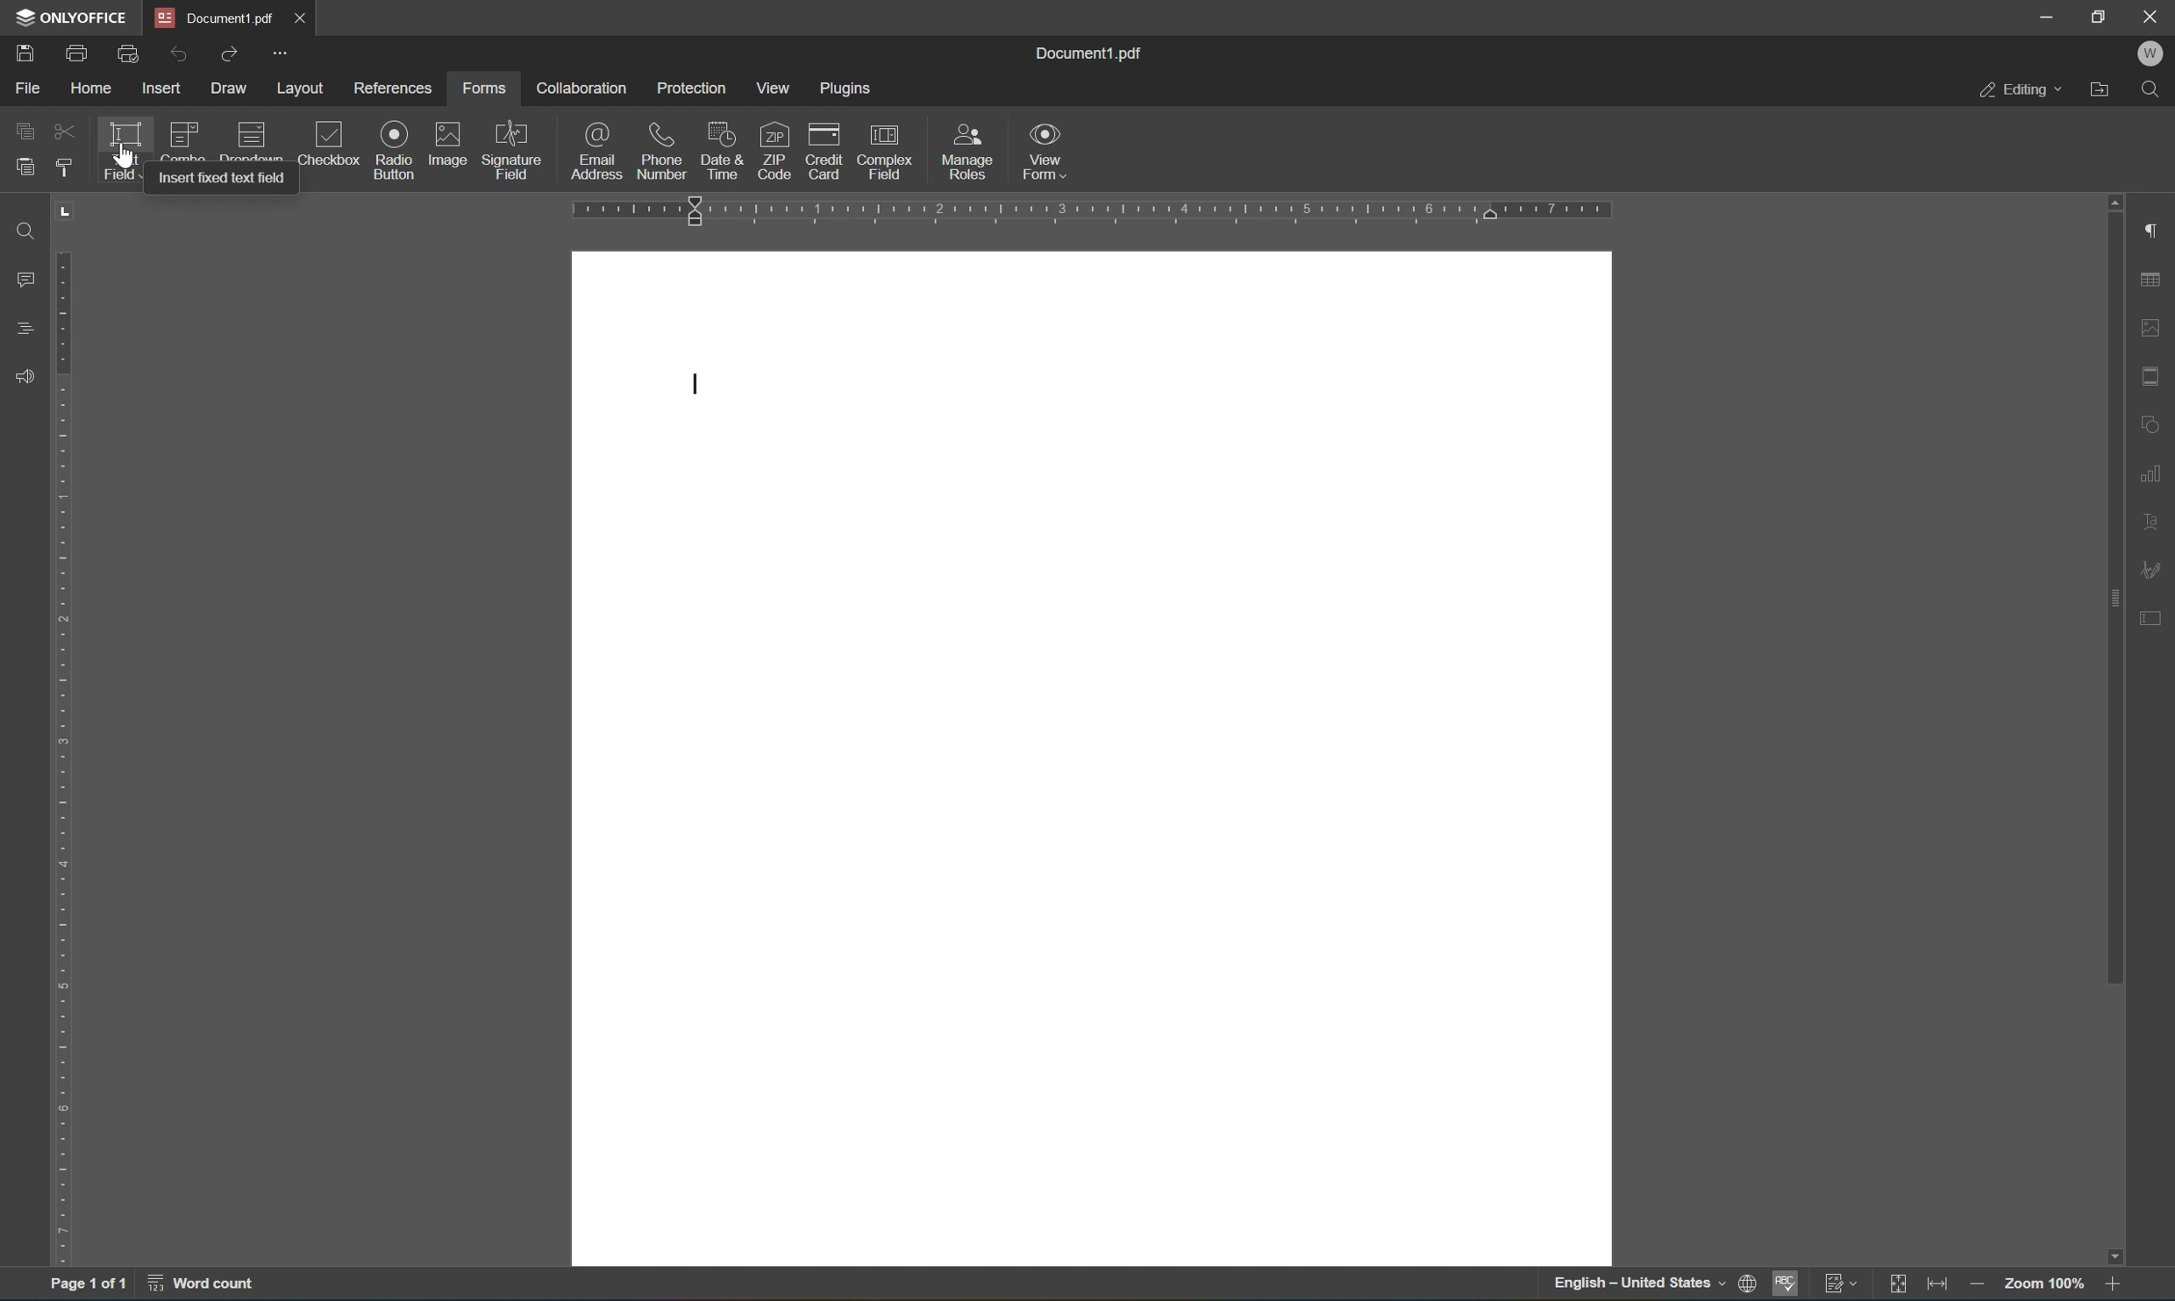 The image size is (2175, 1301). I want to click on ONLYOFFICE, so click(68, 18).